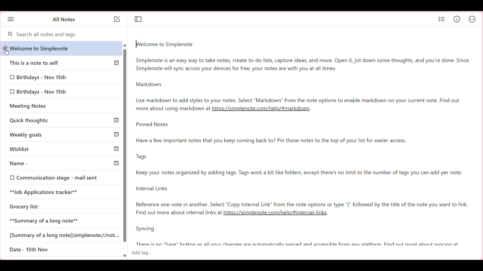  I want to click on Info, so click(457, 19).